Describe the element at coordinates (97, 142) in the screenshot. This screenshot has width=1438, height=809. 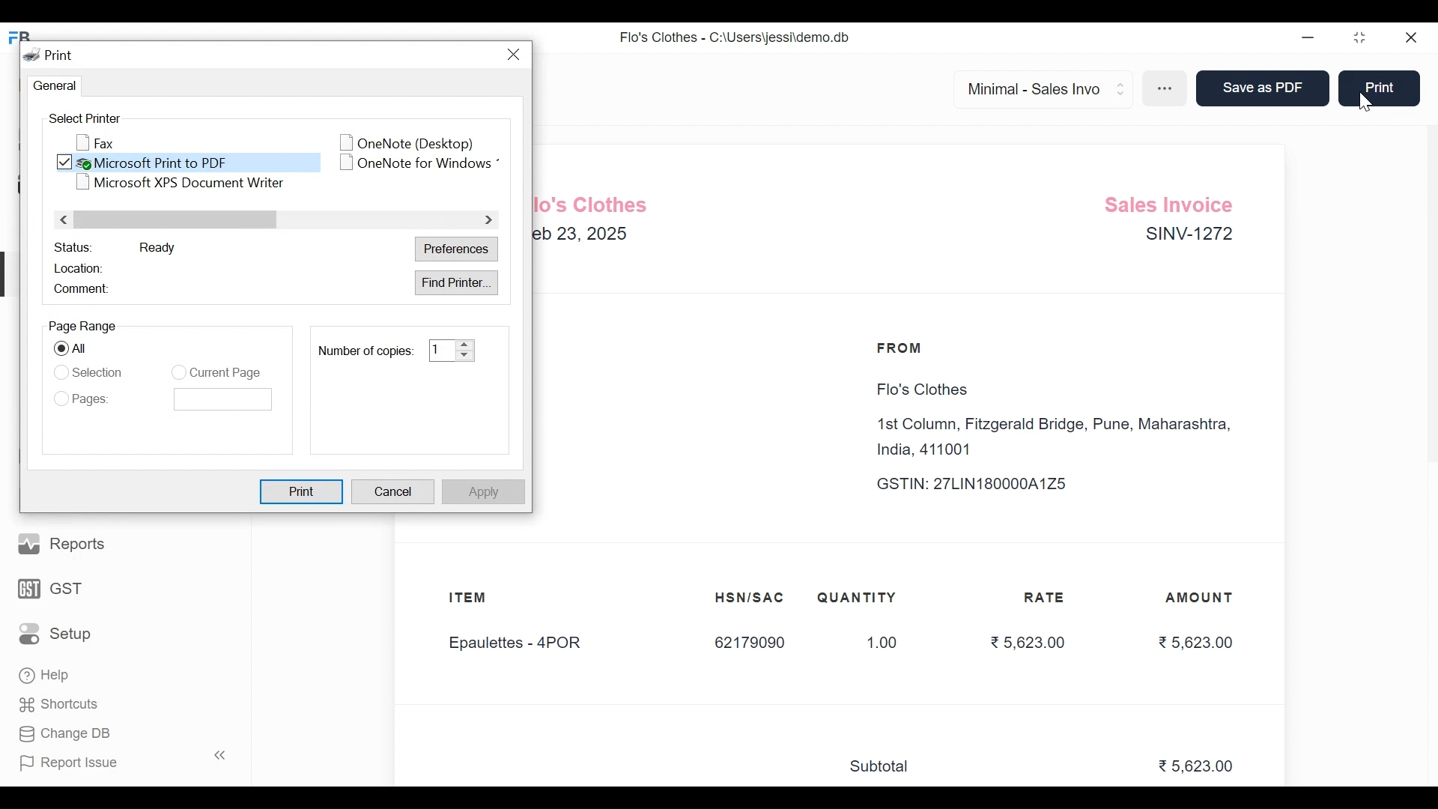
I see `Fax` at that location.